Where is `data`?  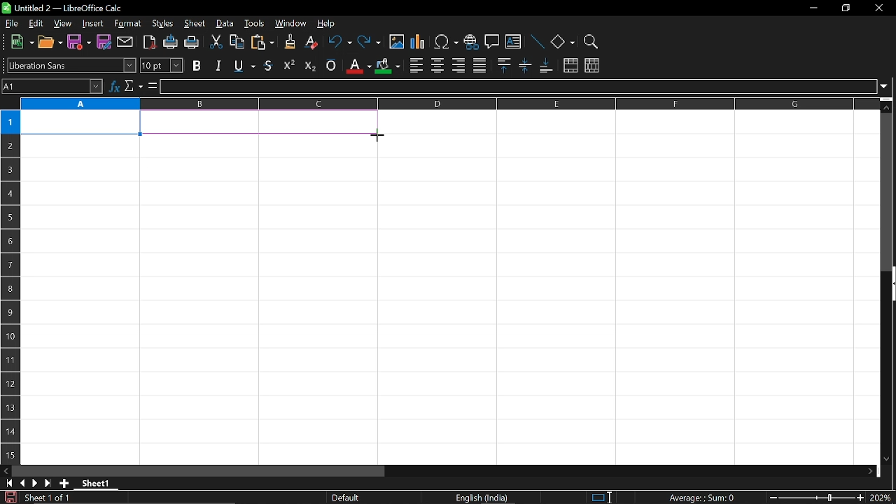
data is located at coordinates (225, 24).